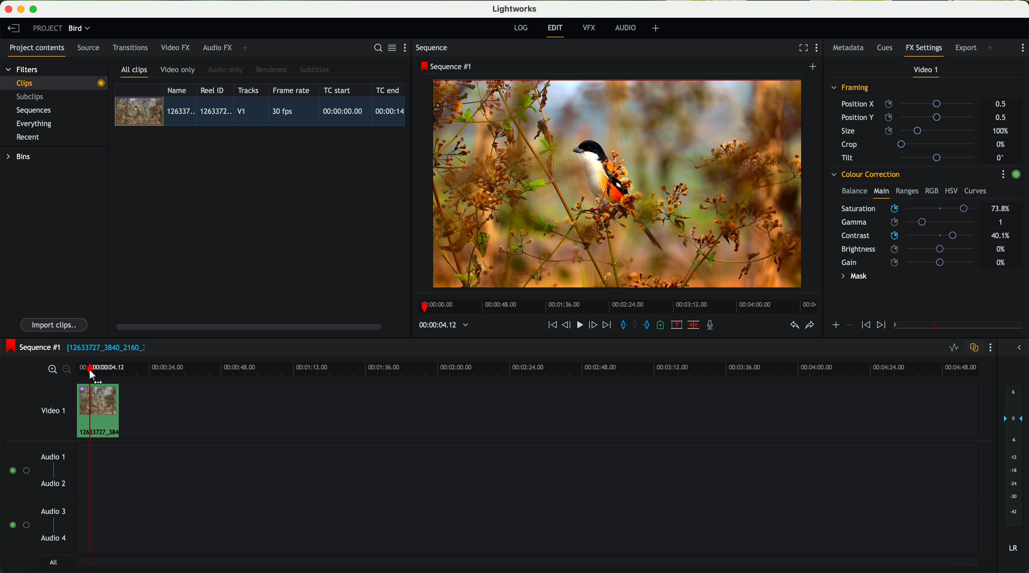 Image resolution: width=1029 pixels, height=573 pixels. I want to click on log, so click(520, 28).